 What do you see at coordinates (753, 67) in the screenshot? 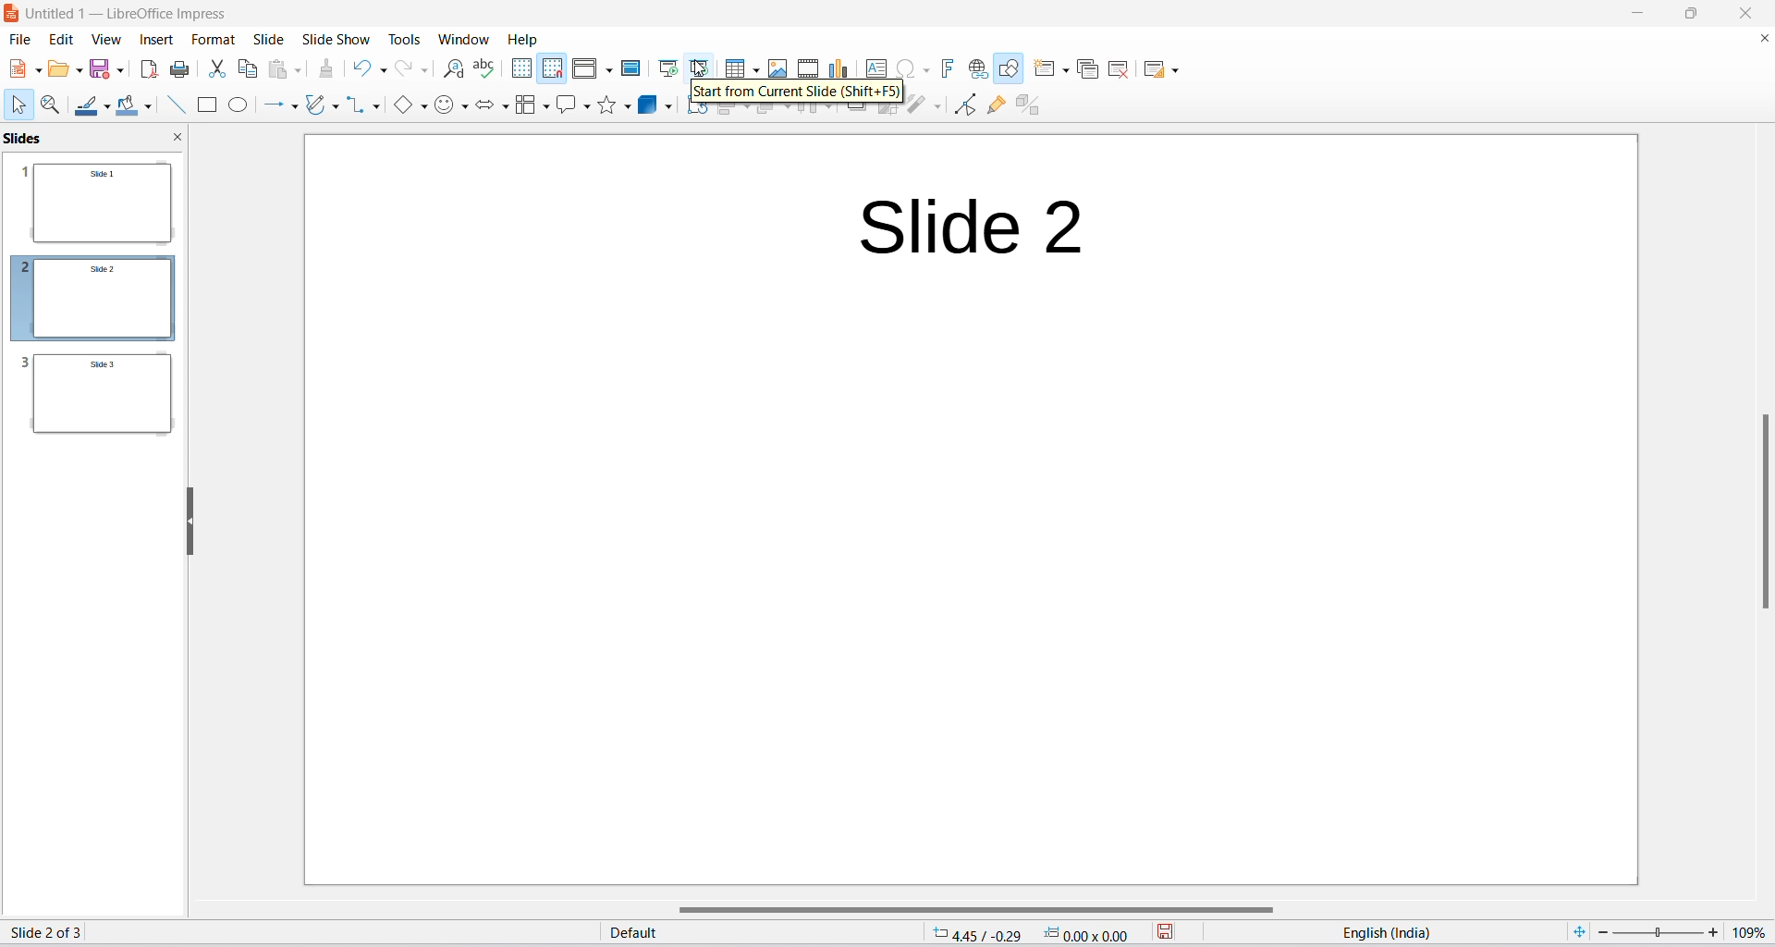
I see `table grid` at bounding box center [753, 67].